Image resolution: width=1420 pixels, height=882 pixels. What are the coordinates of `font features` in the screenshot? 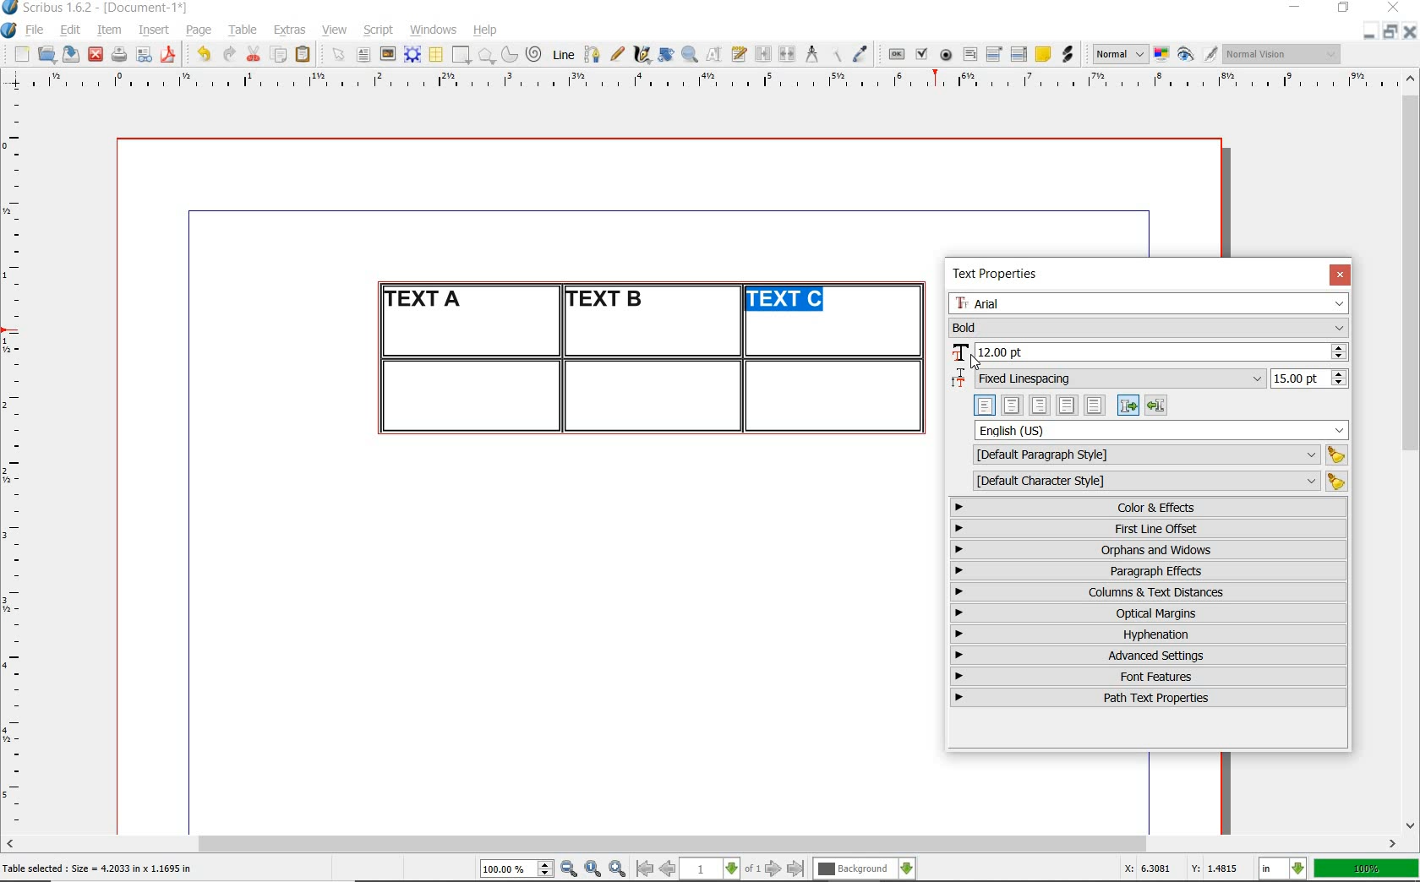 It's located at (1149, 676).